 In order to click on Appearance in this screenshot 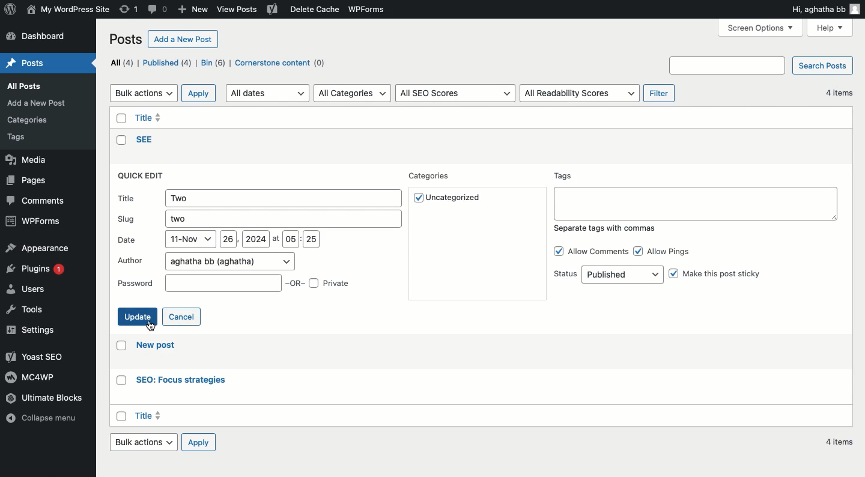, I will do `click(37, 249)`.